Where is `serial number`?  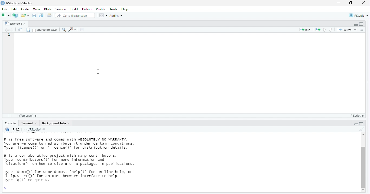 serial number is located at coordinates (9, 36).